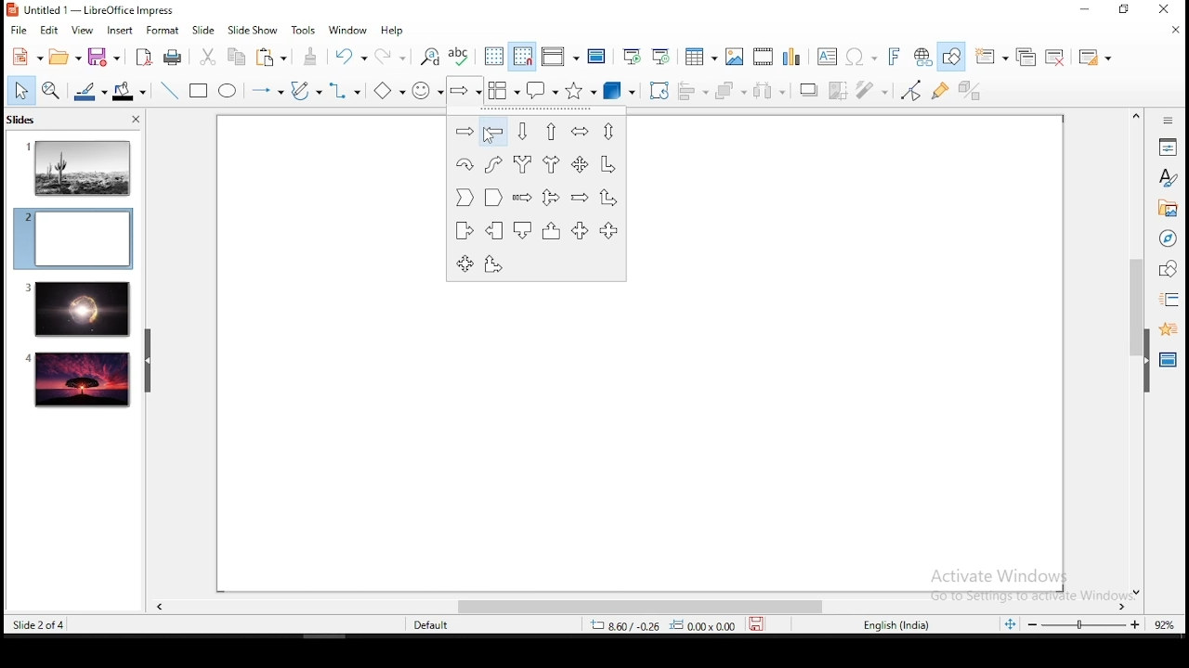 Image resolution: width=1189 pixels, height=668 pixels. What do you see at coordinates (660, 91) in the screenshot?
I see `crop tool` at bounding box center [660, 91].